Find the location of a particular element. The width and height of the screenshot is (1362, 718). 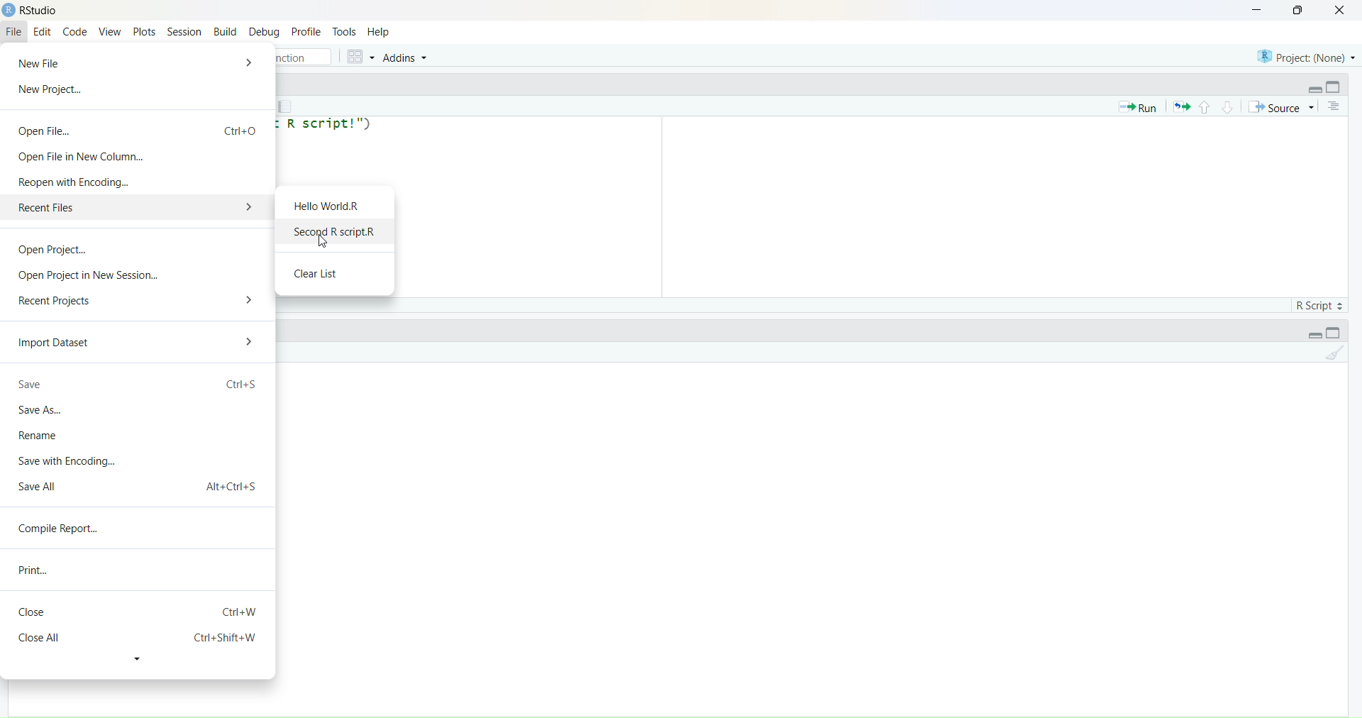

New File is located at coordinates (47, 62).